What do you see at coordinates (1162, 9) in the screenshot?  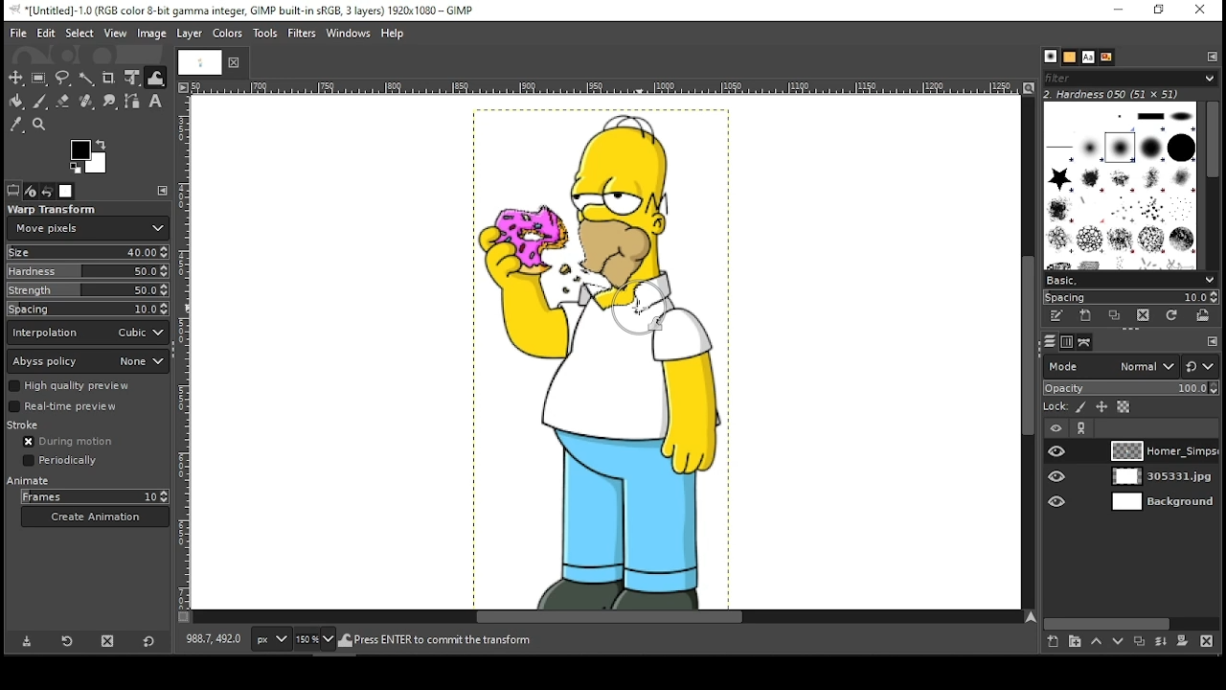 I see `restore` at bounding box center [1162, 9].